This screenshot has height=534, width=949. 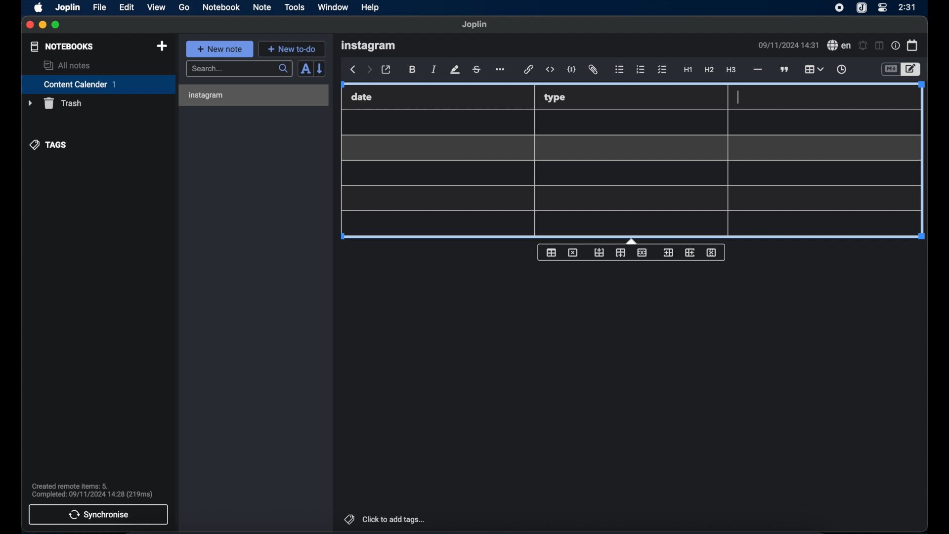 What do you see at coordinates (814, 69) in the screenshot?
I see `table highlighted` at bounding box center [814, 69].